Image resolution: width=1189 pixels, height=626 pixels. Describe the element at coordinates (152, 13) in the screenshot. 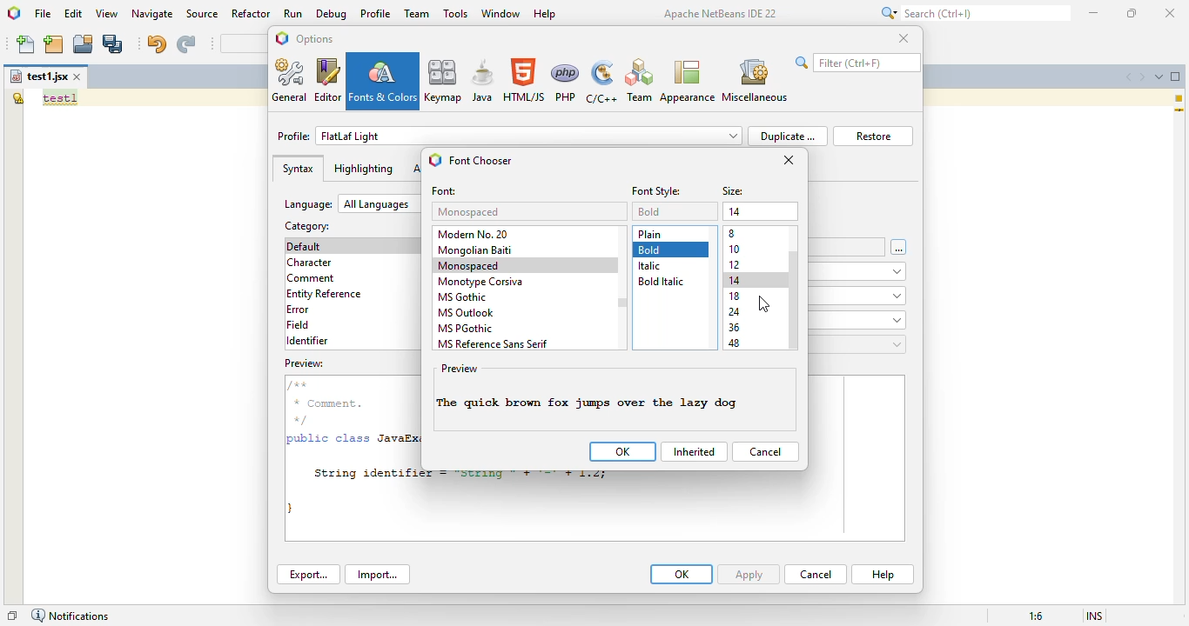

I see `navigate` at that location.